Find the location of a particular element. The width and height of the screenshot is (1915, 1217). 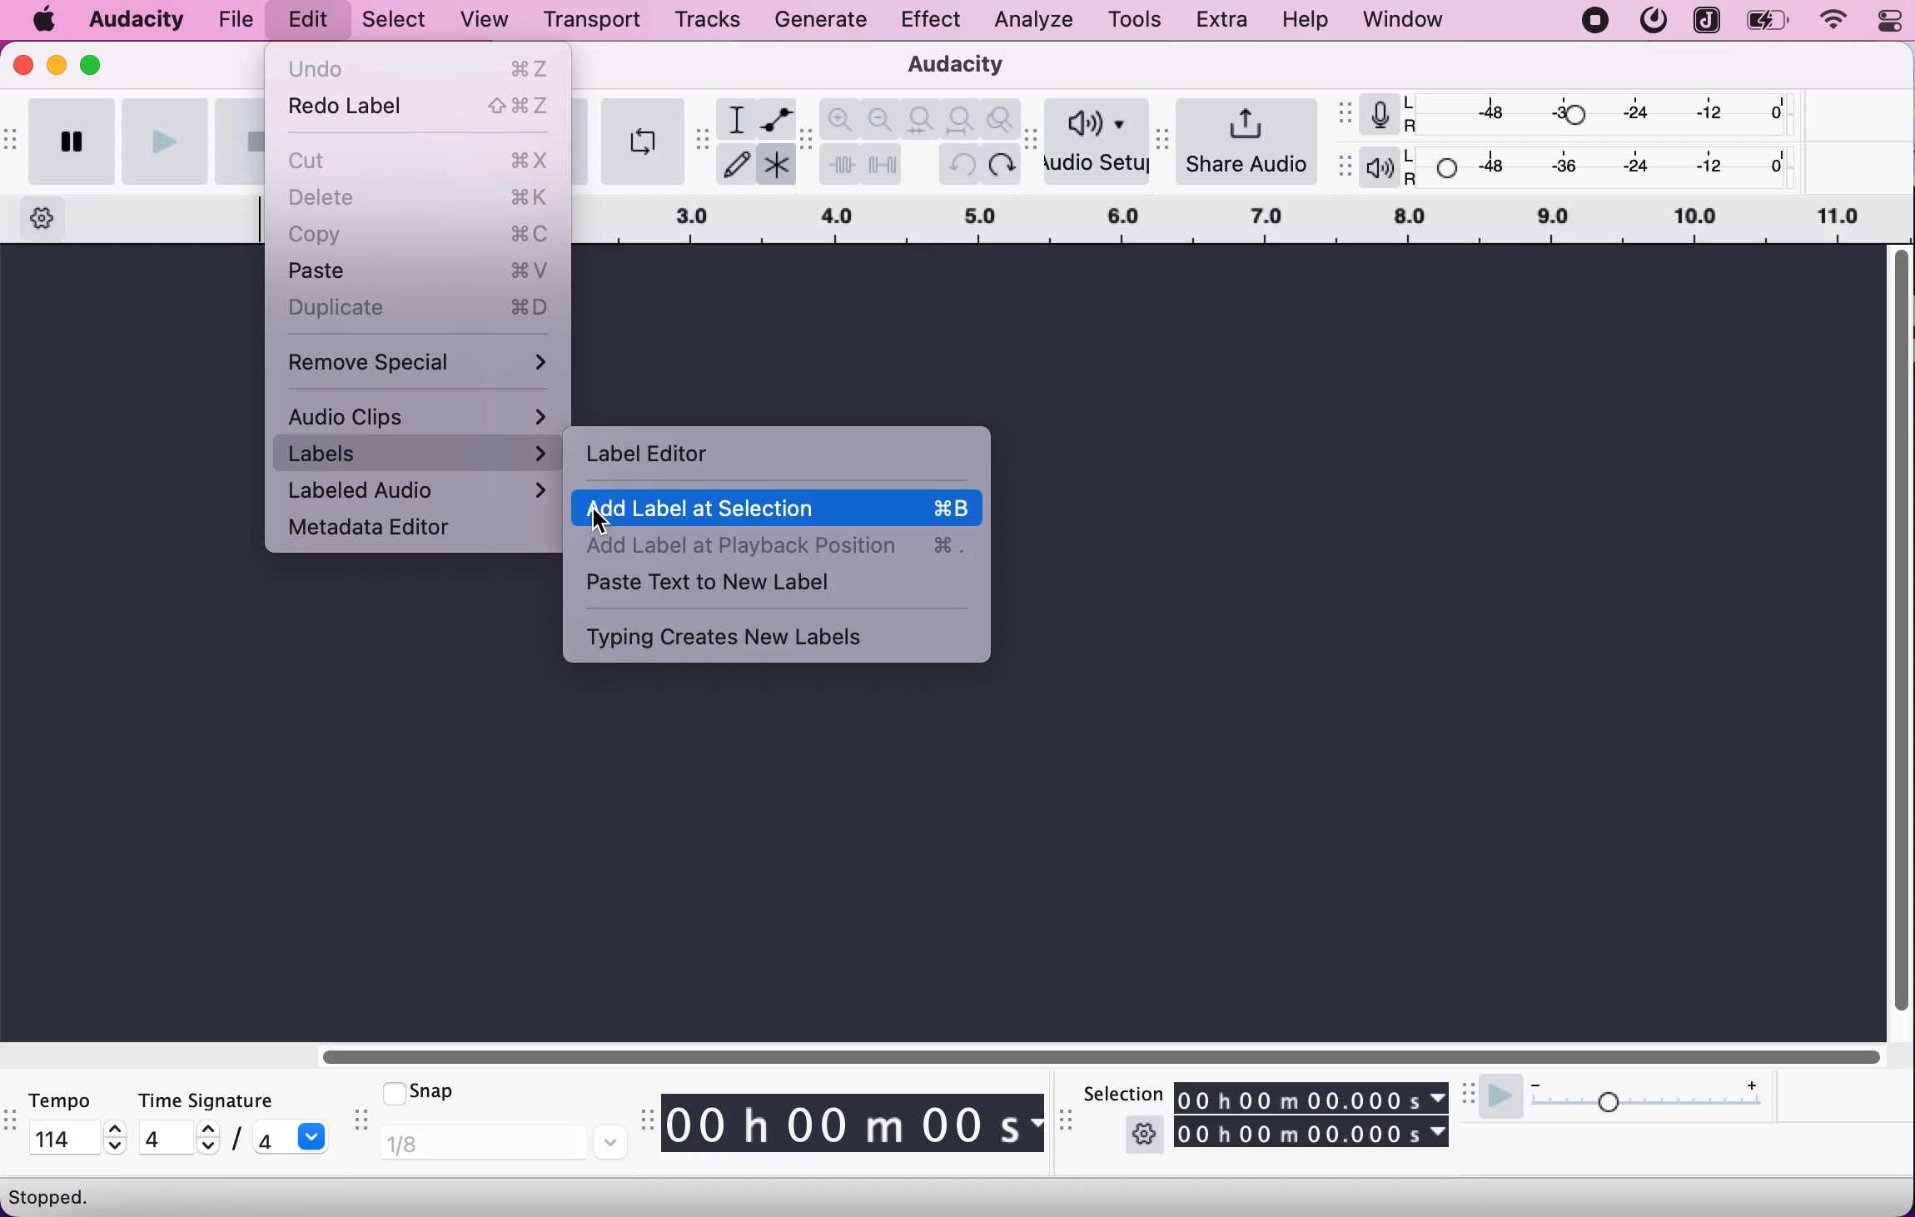

labels is located at coordinates (419, 455).